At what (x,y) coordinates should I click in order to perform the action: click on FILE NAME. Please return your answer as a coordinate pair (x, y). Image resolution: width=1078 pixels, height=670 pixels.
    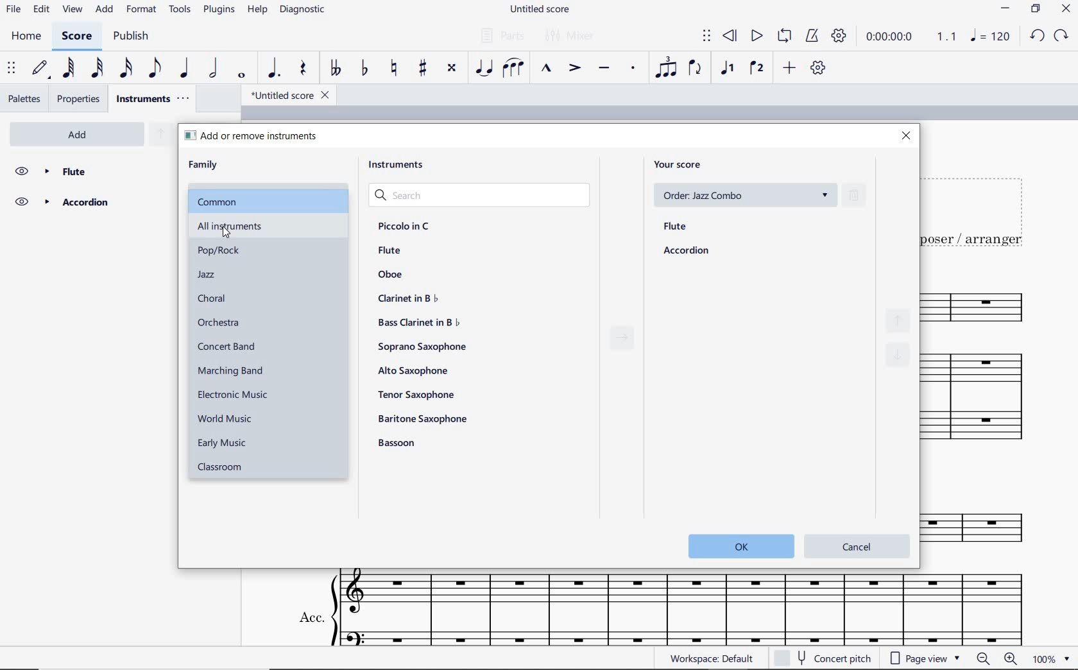
    Looking at the image, I should click on (538, 10).